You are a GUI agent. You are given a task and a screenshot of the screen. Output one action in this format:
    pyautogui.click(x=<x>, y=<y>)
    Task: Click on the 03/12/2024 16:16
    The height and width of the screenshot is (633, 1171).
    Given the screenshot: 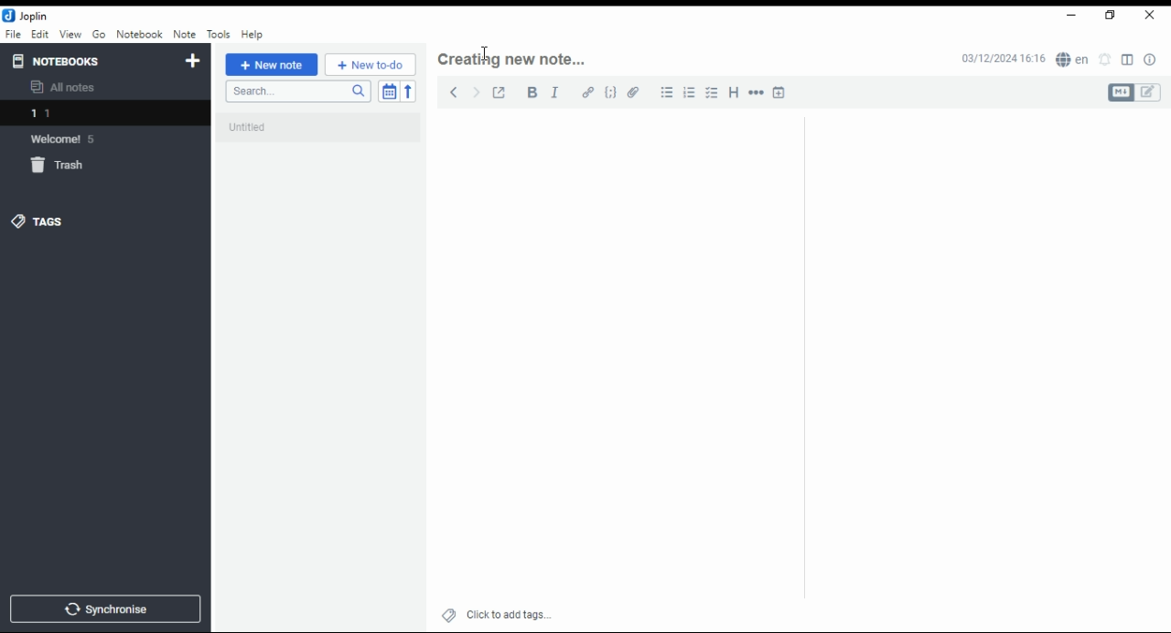 What is the action you would take?
    pyautogui.click(x=1003, y=59)
    